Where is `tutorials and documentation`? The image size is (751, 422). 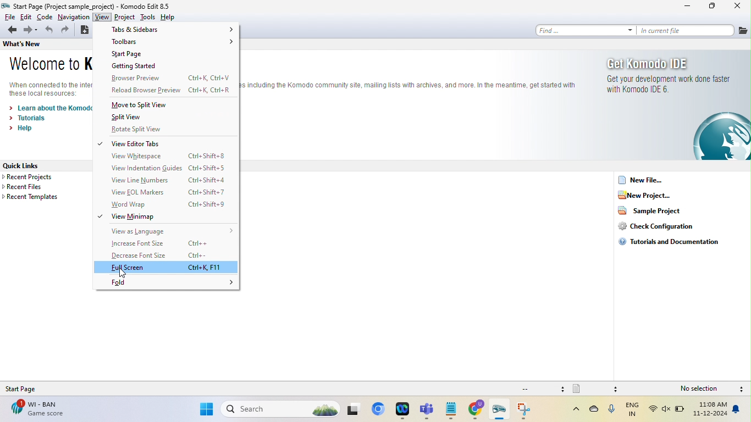 tutorials and documentation is located at coordinates (668, 242).